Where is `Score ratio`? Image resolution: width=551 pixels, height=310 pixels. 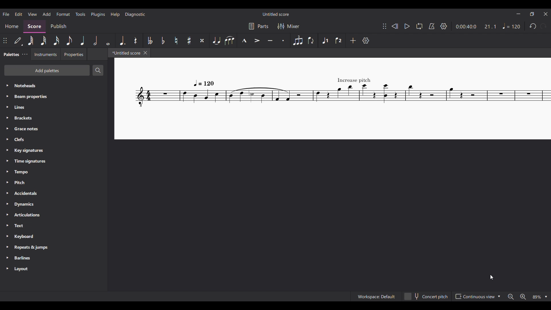 Score ratio is located at coordinates (490, 27).